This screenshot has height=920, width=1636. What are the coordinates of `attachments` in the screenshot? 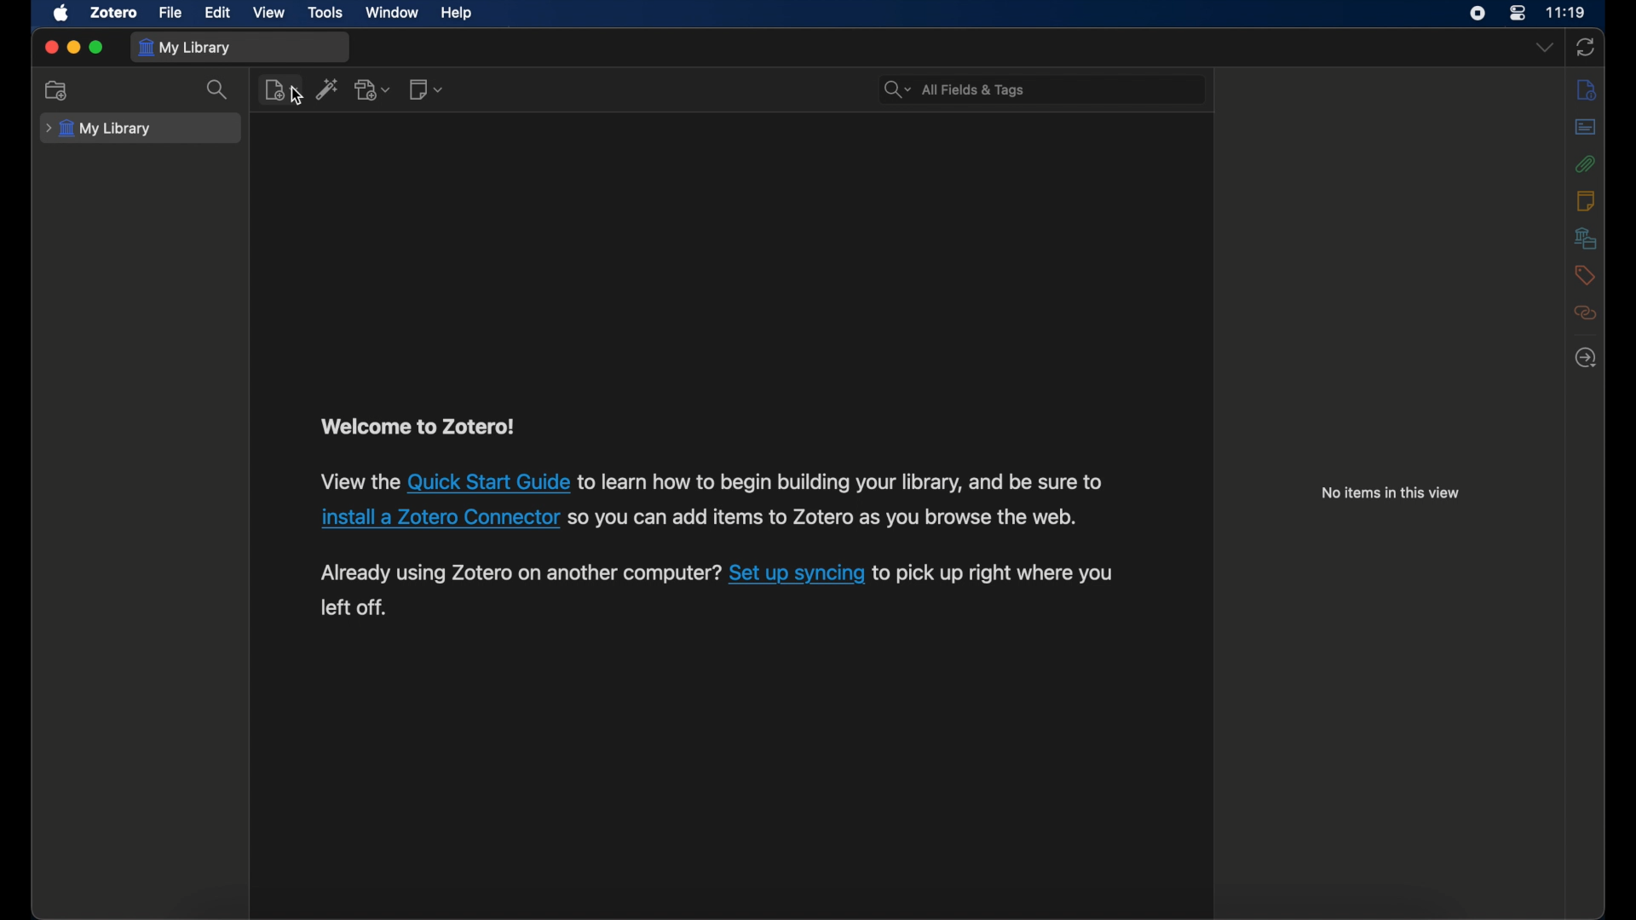 It's located at (1586, 164).